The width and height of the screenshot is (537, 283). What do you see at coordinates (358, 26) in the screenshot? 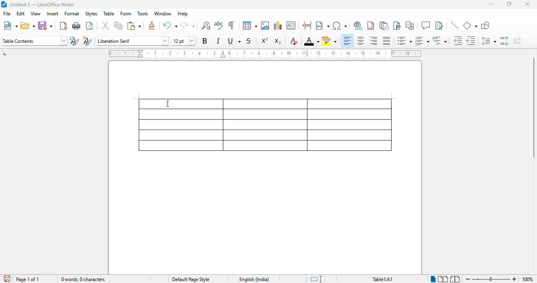
I see `insert hyperlink` at bounding box center [358, 26].